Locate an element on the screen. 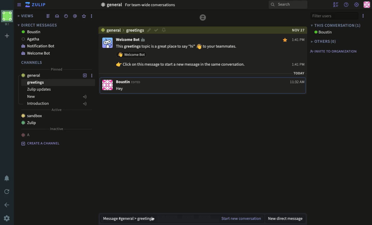 Image resolution: width=372 pixels, height=225 pixels. hide user list is located at coordinates (336, 4).